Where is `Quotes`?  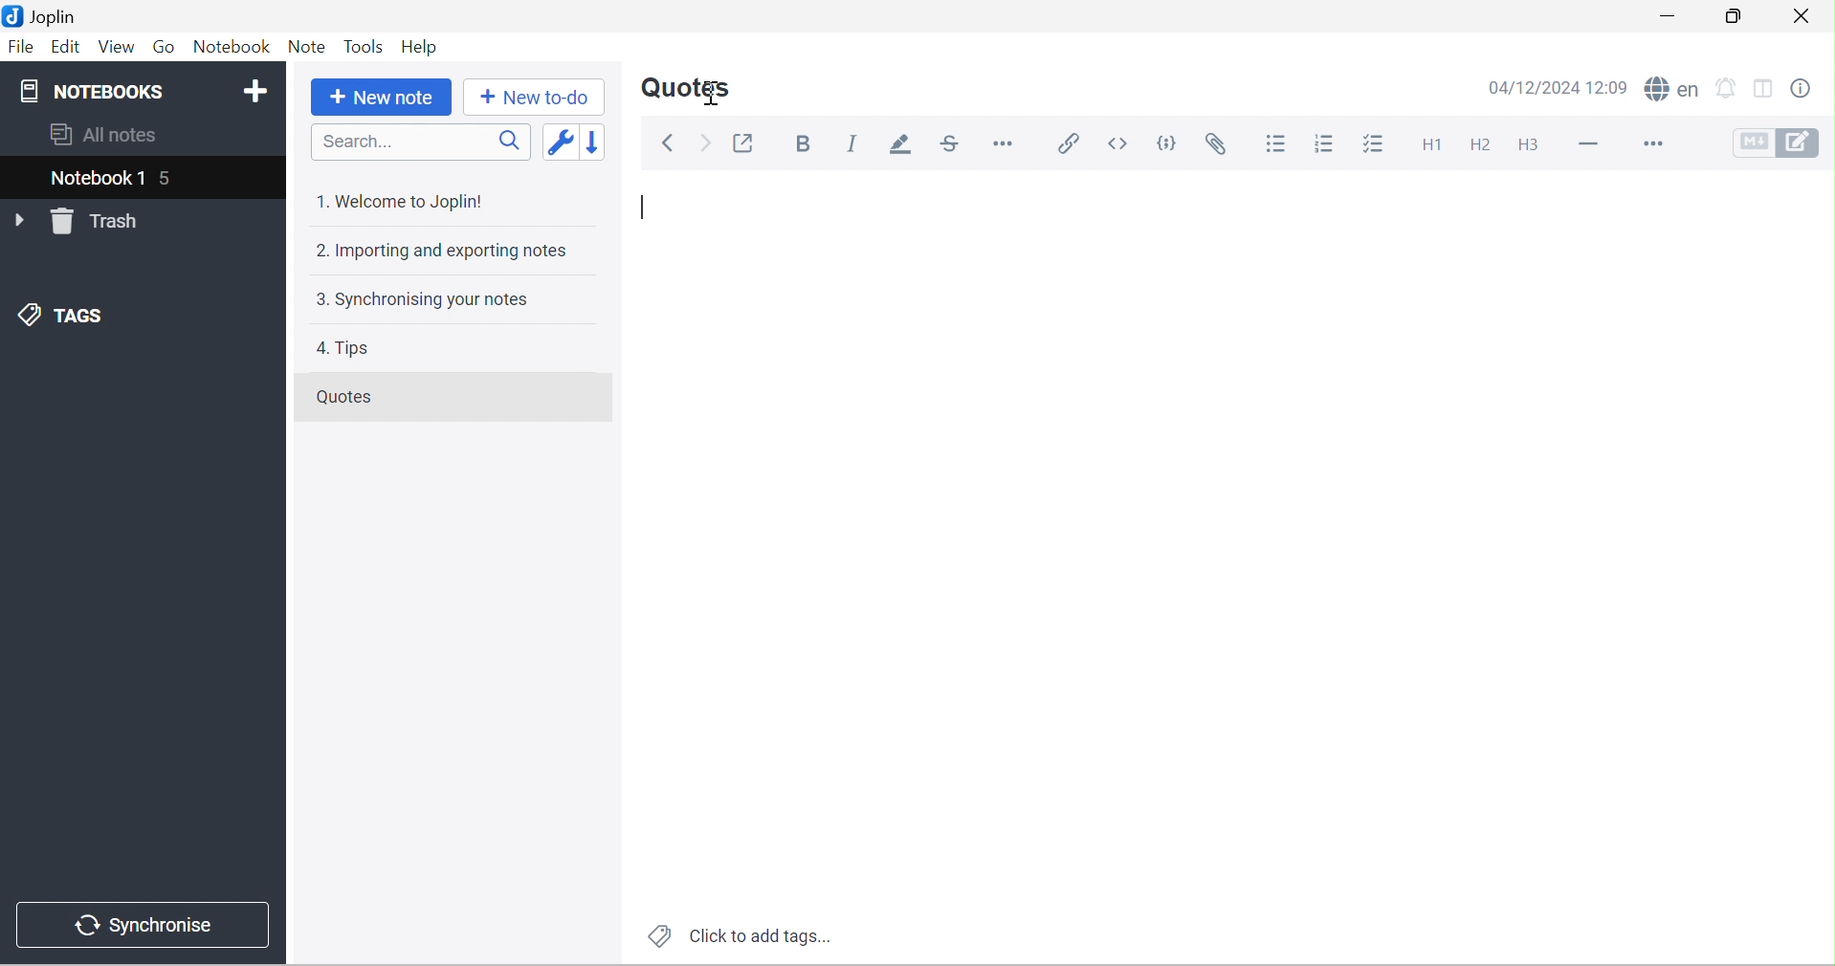 Quotes is located at coordinates (343, 396).